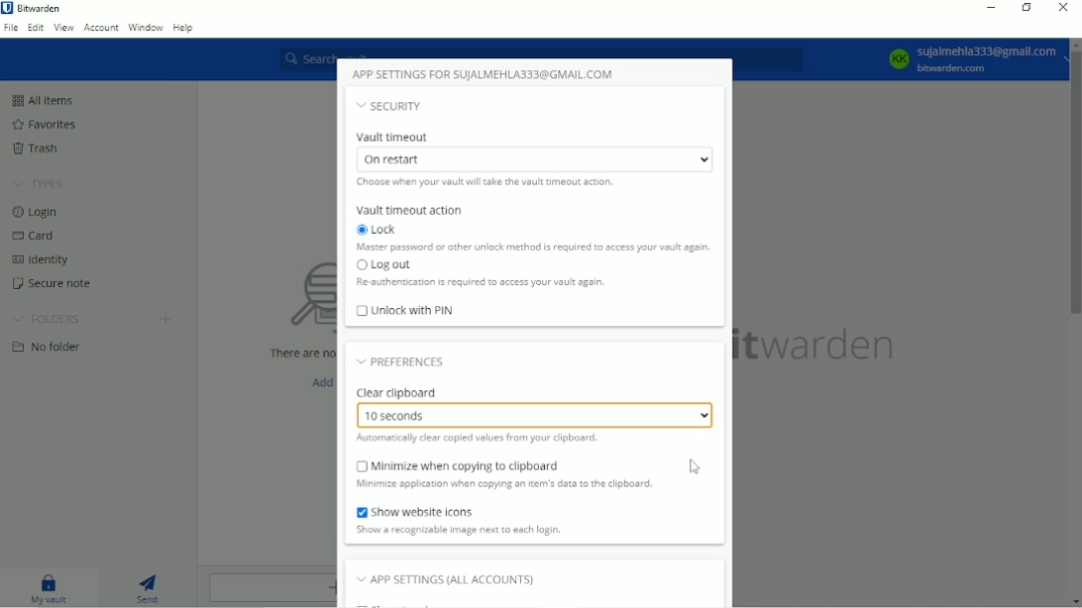 This screenshot has width=1082, height=608. I want to click on Show a recognizable image next to each login., so click(461, 532).